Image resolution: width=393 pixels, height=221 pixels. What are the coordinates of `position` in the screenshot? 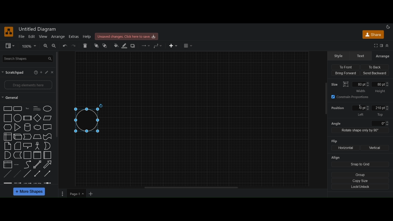 It's located at (339, 108).